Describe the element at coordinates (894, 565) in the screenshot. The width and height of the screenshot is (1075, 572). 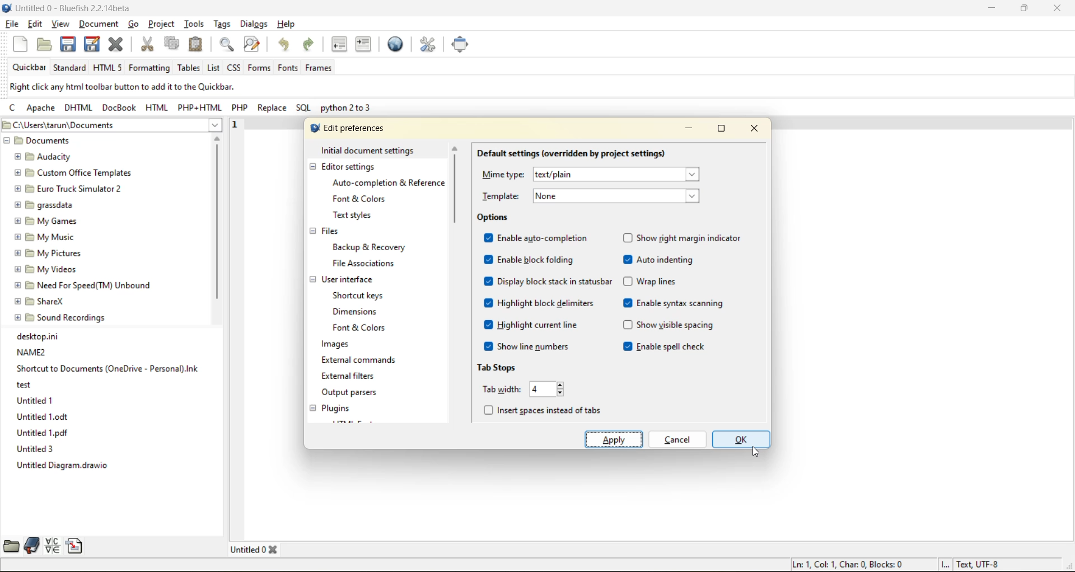
I see `metadata` at that location.